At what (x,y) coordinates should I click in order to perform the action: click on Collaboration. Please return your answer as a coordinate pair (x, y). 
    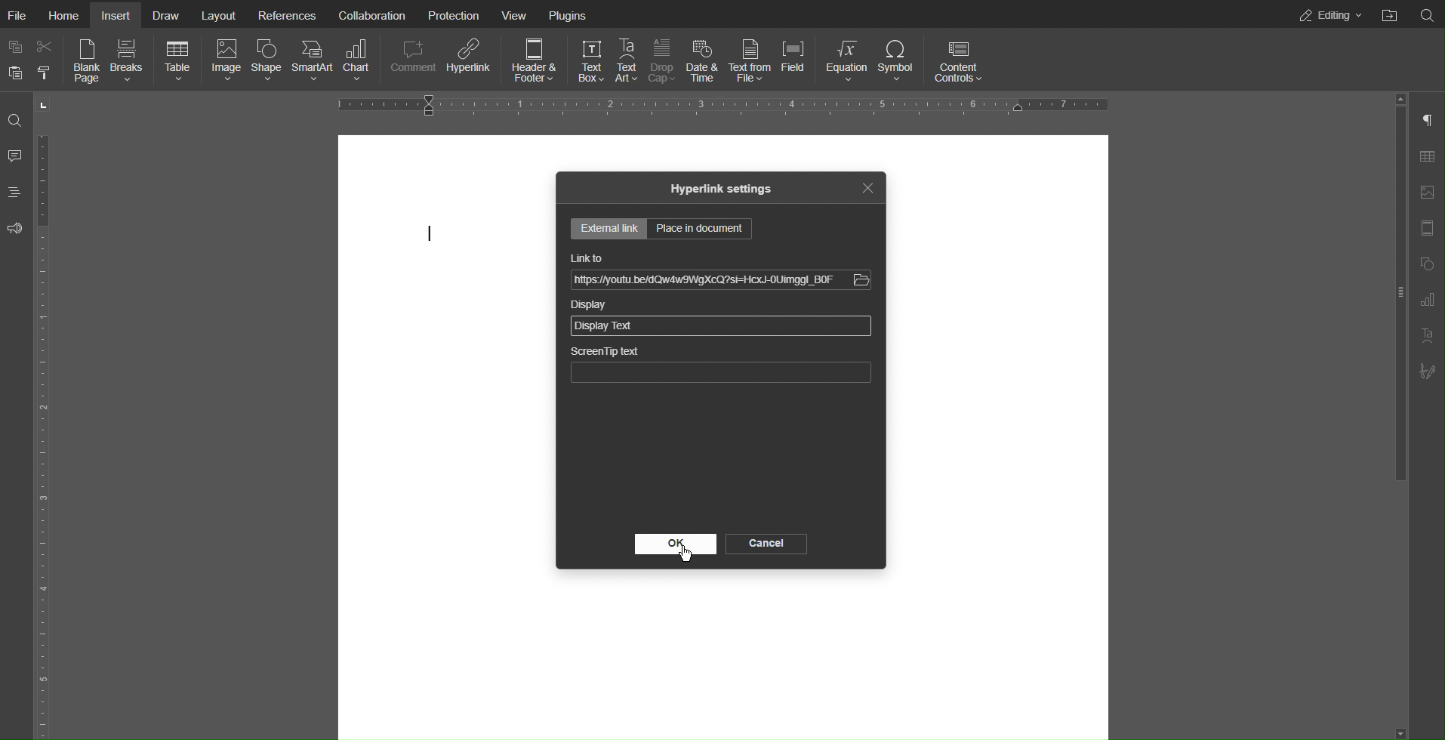
    Looking at the image, I should click on (371, 14).